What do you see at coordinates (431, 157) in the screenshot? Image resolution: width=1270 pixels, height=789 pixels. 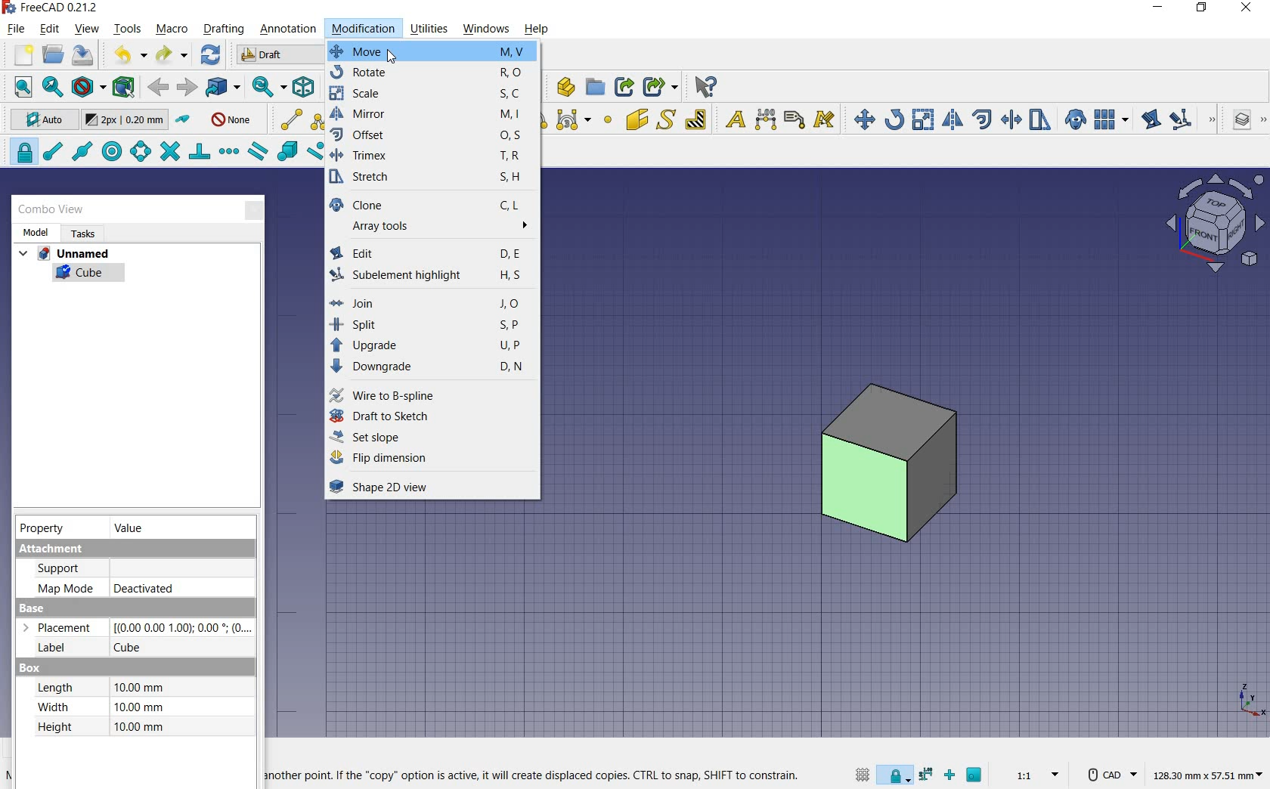 I see `trimex` at bounding box center [431, 157].